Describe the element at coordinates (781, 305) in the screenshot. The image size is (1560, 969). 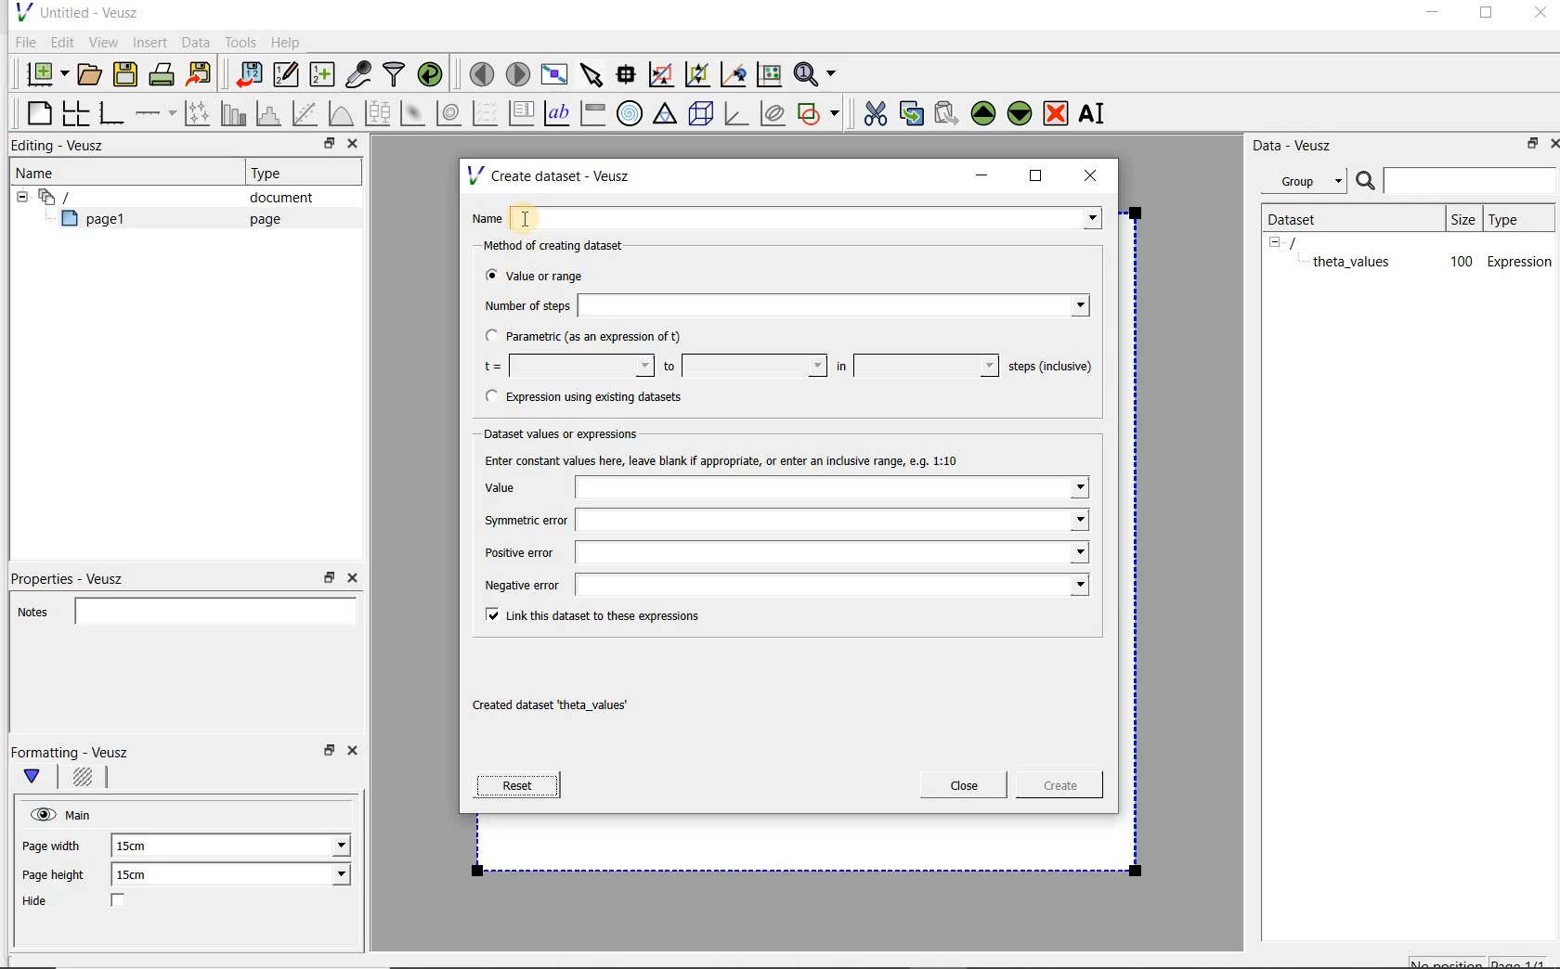
I see `Number of steps` at that location.